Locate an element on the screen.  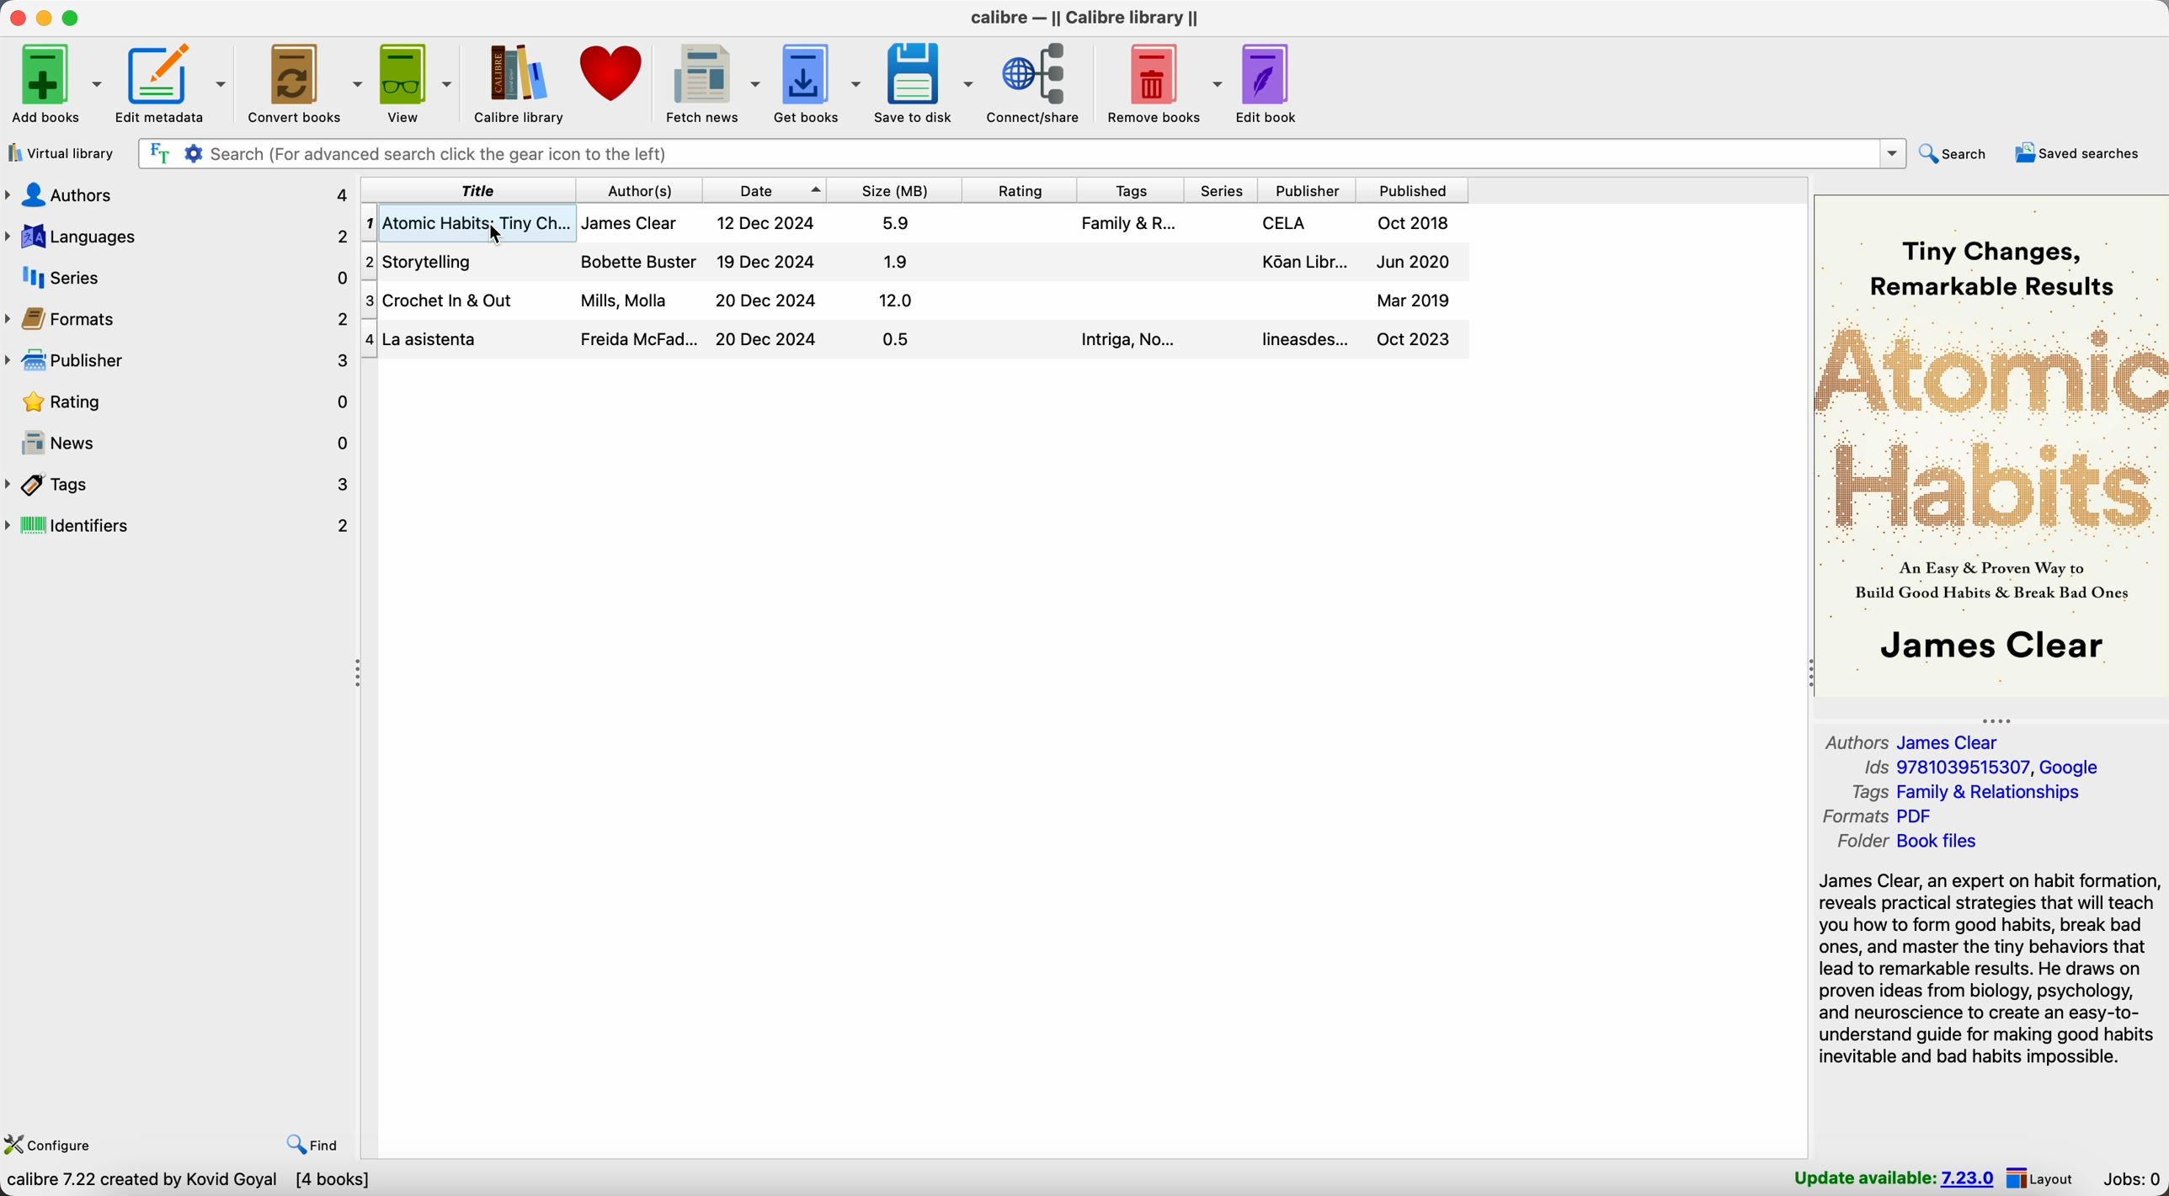
size is located at coordinates (894, 190).